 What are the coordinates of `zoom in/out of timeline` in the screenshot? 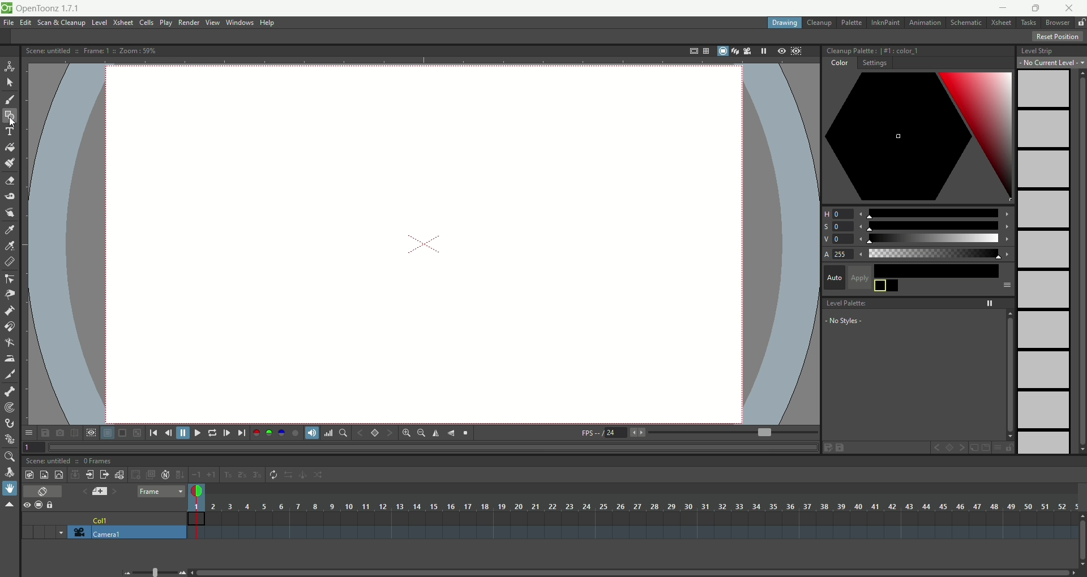 It's located at (155, 571).